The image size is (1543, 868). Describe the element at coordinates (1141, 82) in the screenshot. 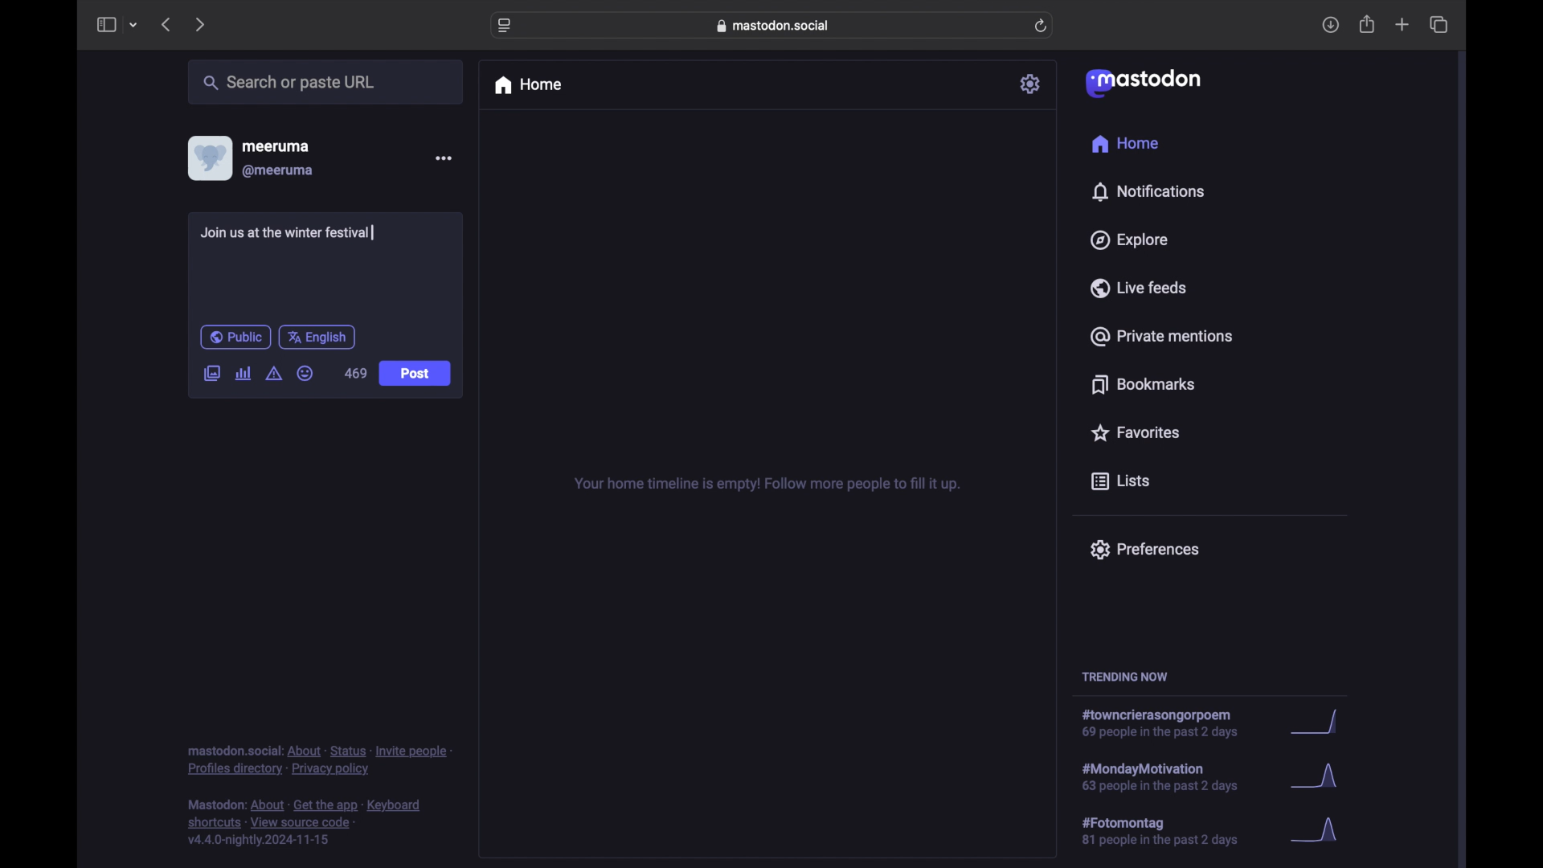

I see `mastodon` at that location.